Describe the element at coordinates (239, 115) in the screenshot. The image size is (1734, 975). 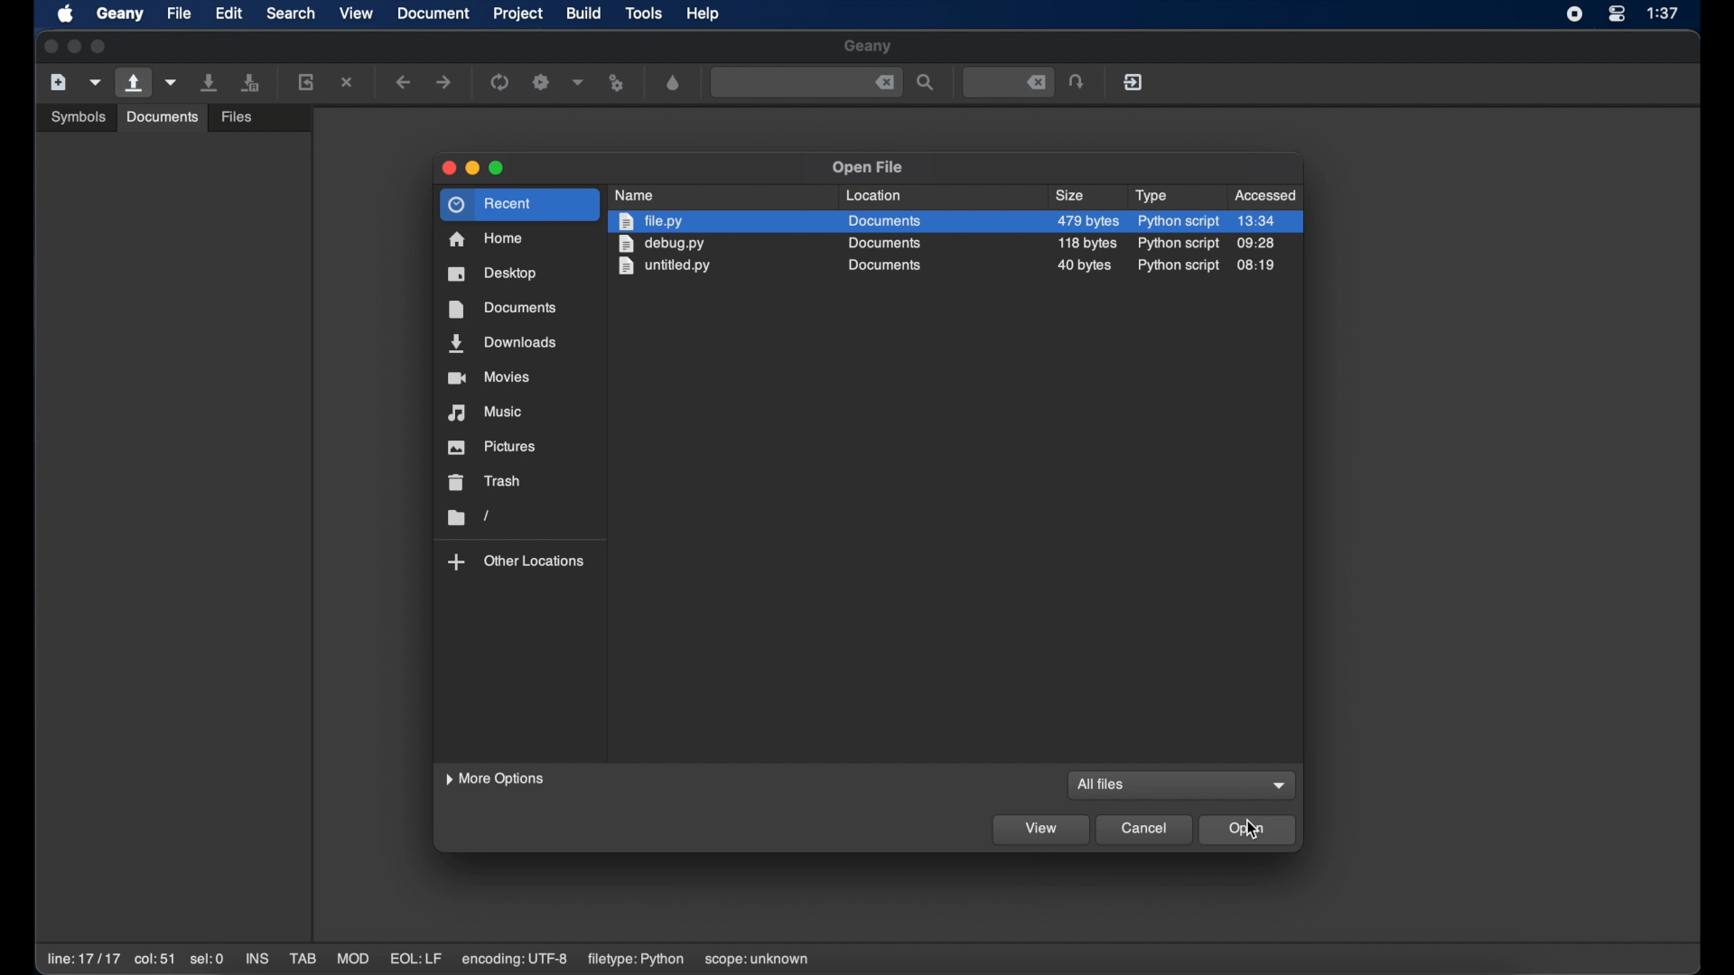
I see `files` at that location.